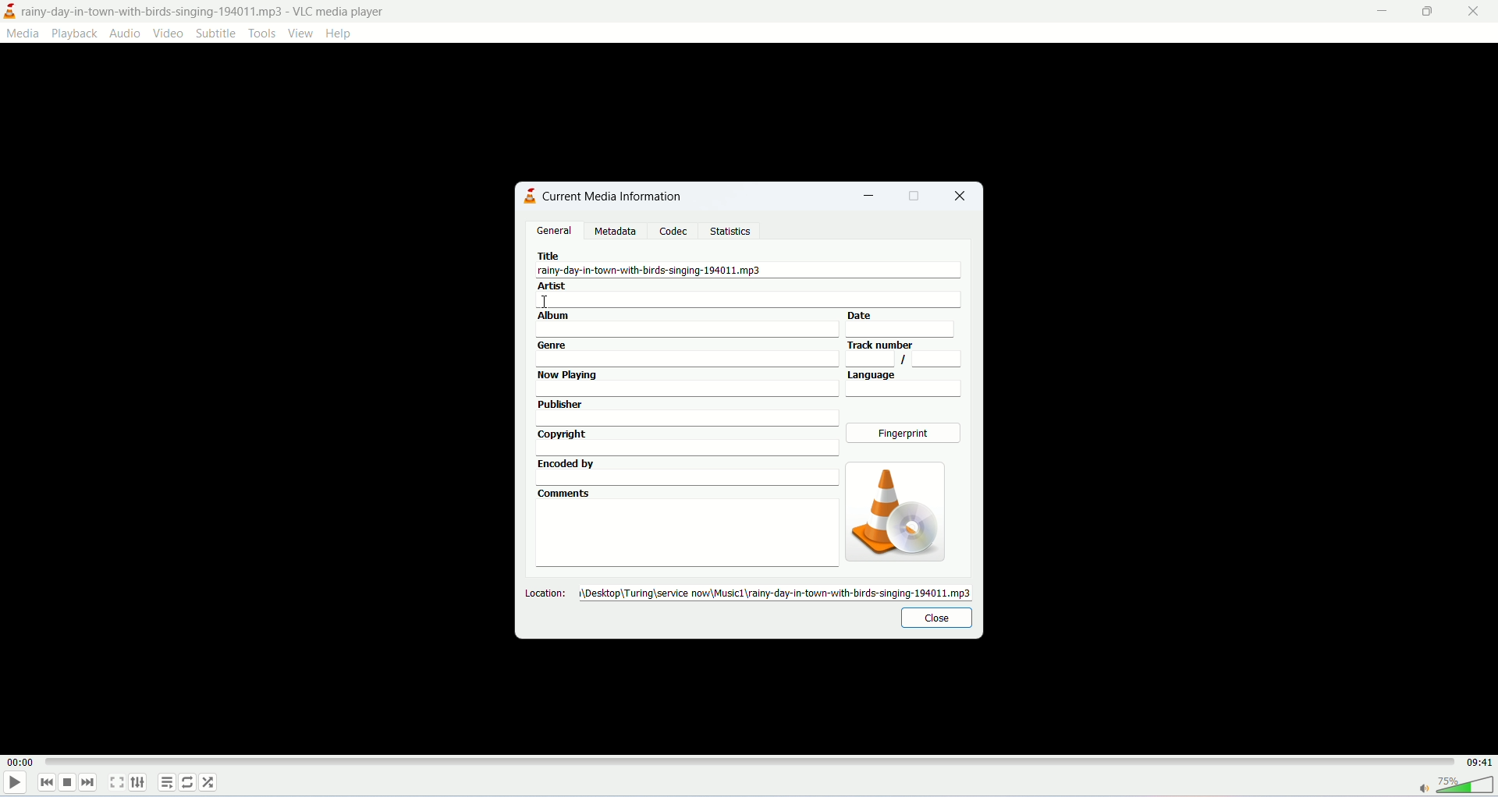 The height and width of the screenshot is (797, 1498). I want to click on help, so click(342, 35).